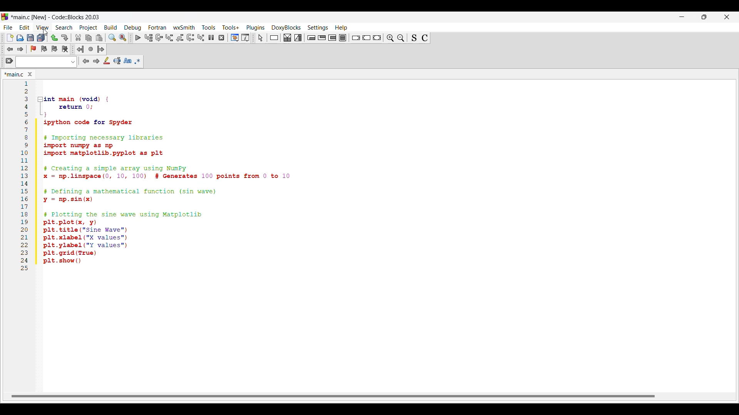 The width and height of the screenshot is (739, 415). I want to click on Build menu, so click(111, 27).